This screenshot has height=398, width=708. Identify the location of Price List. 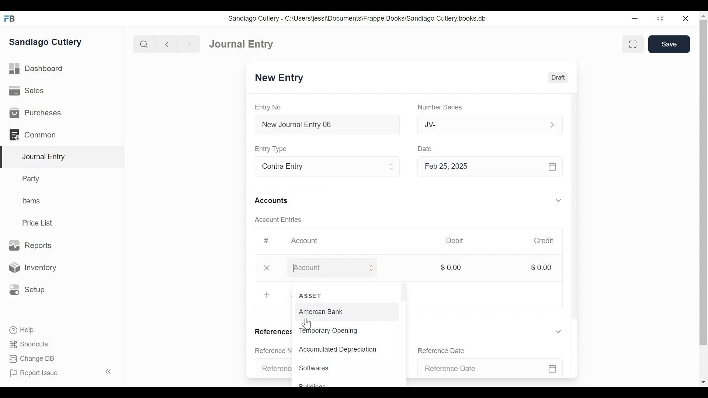
(40, 223).